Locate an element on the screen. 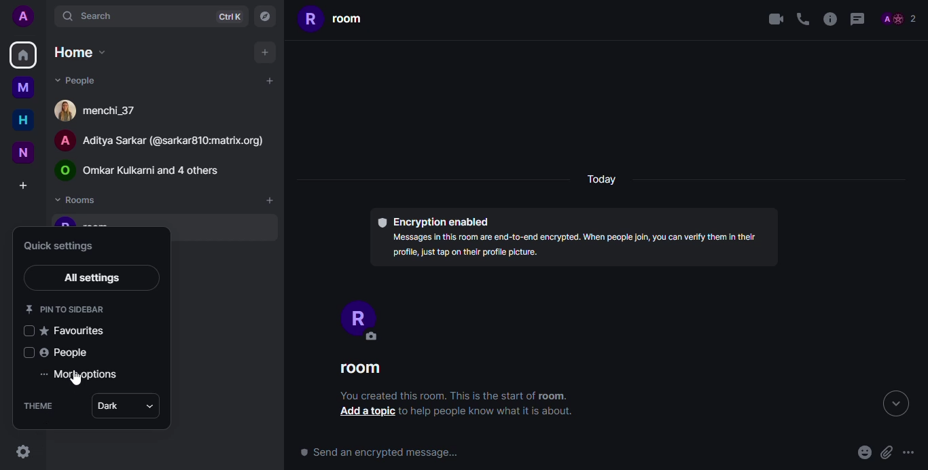  rooms dropdown is located at coordinates (146, 169).